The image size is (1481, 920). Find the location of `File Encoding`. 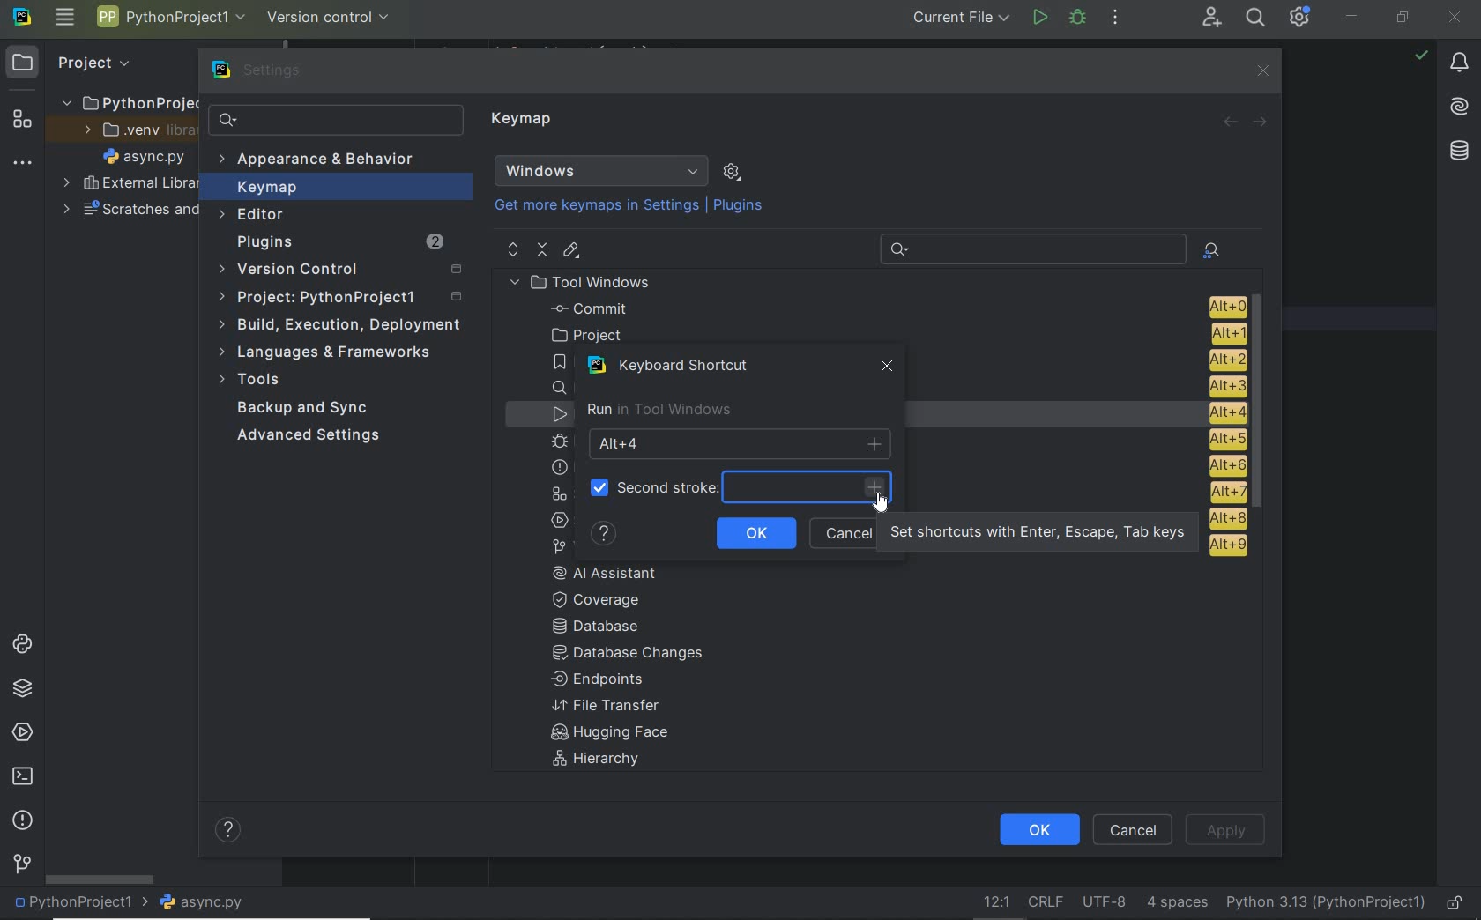

File Encoding is located at coordinates (1105, 903).